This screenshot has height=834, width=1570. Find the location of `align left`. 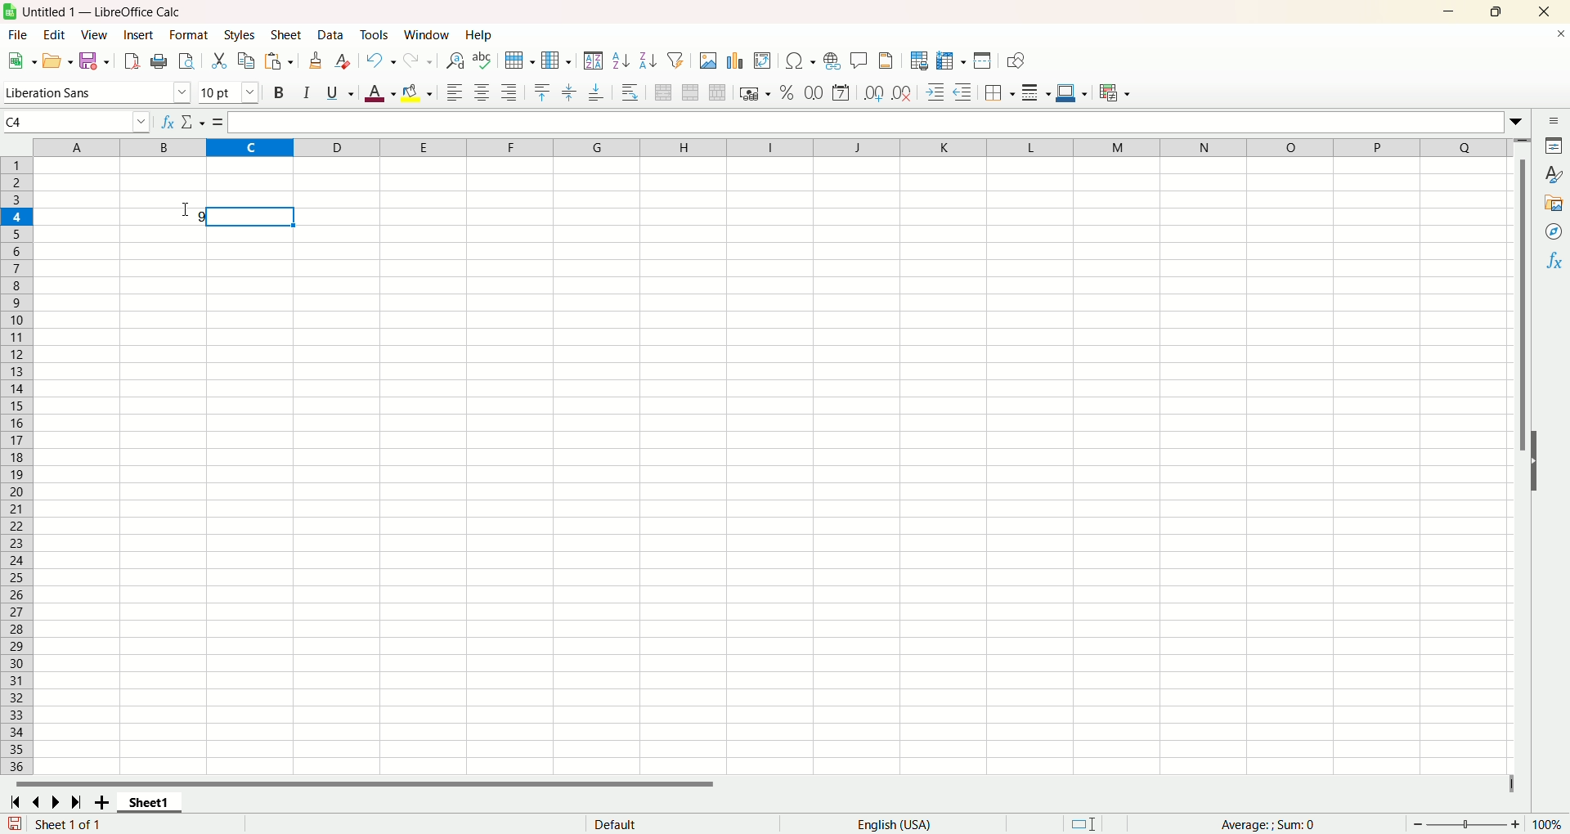

align left is located at coordinates (454, 93).